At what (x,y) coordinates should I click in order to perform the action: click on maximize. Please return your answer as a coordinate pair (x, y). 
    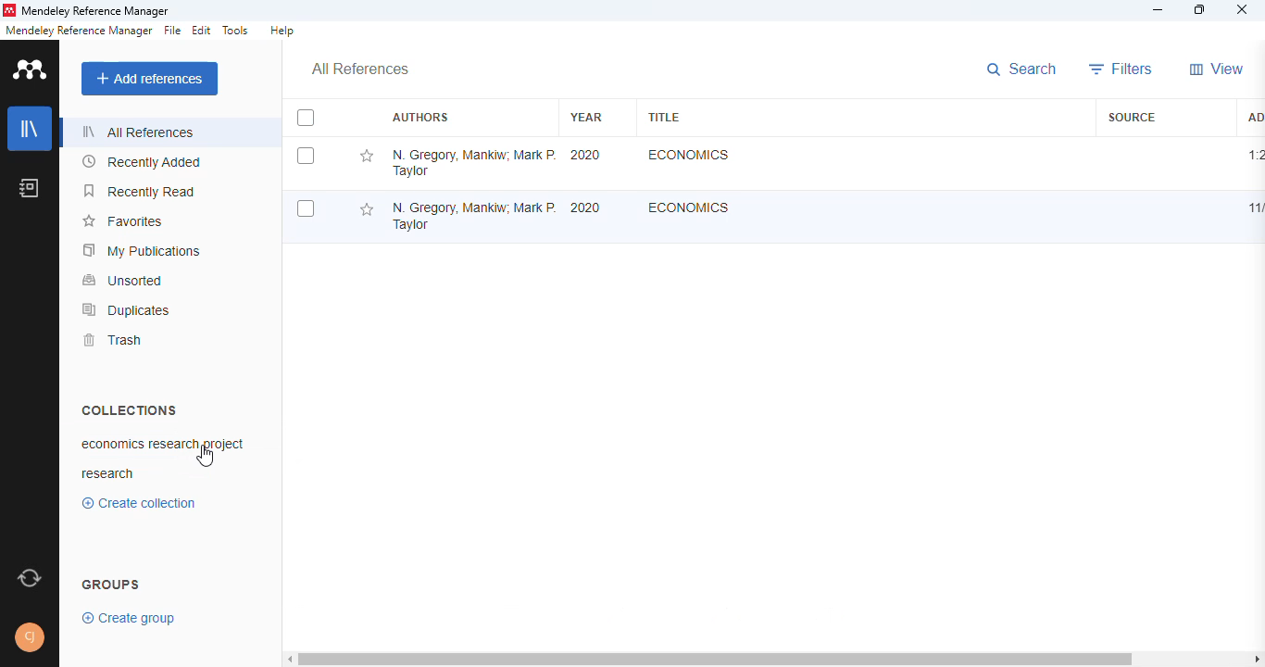
    Looking at the image, I should click on (1202, 10).